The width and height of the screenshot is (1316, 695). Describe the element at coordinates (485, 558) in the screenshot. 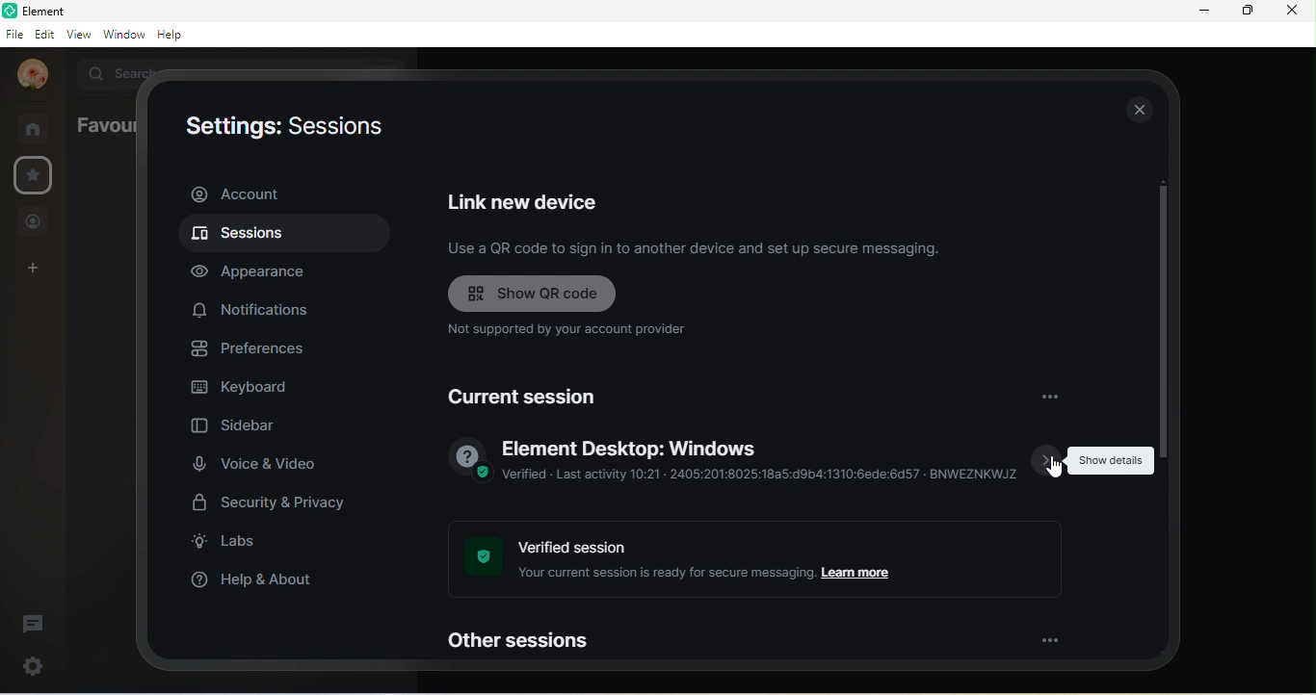

I see `verified image` at that location.